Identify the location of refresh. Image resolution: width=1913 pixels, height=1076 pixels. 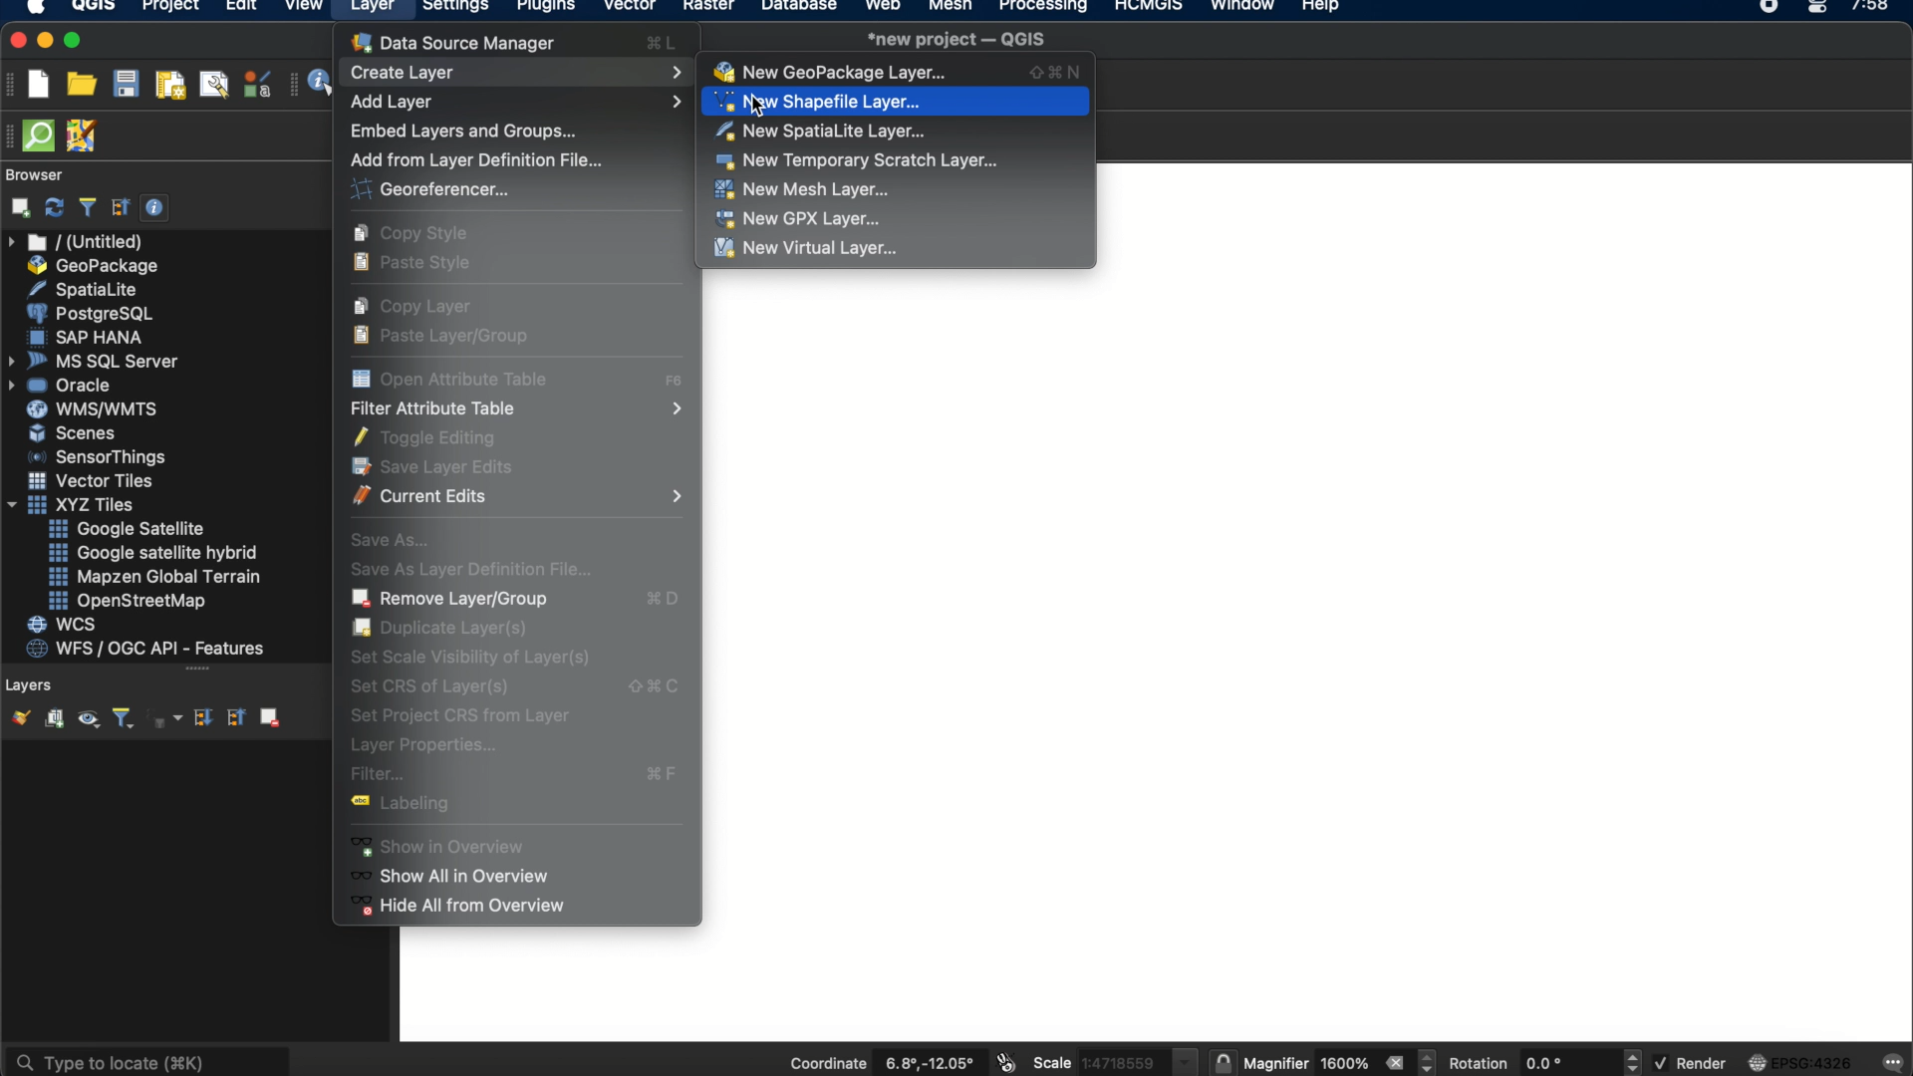
(55, 208).